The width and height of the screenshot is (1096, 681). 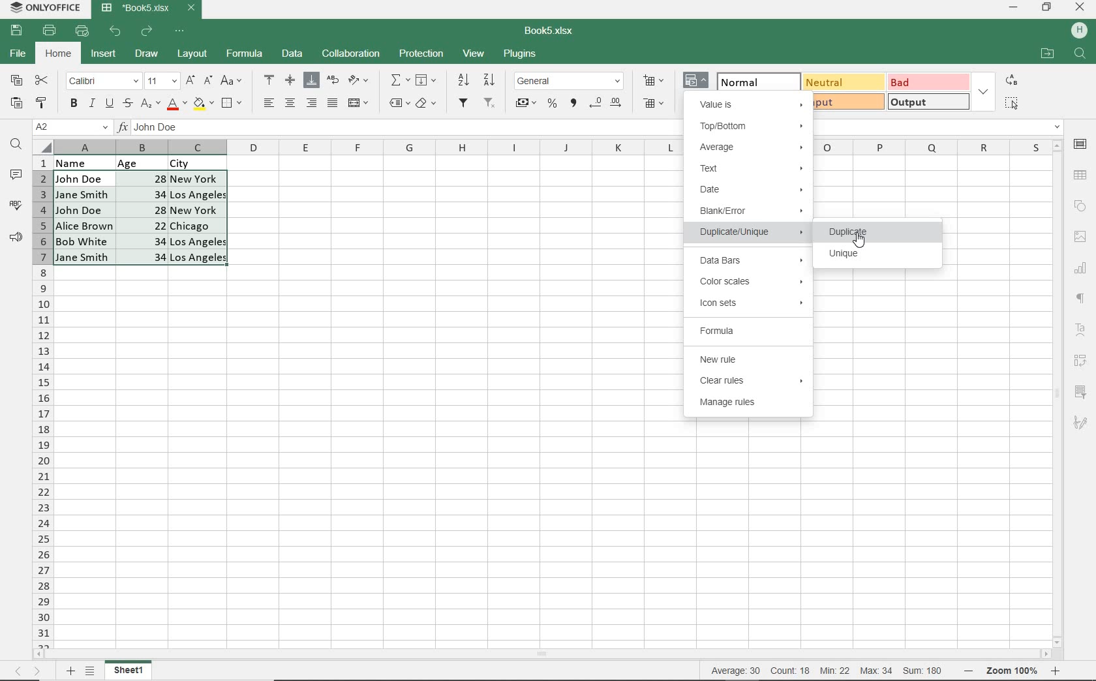 I want to click on DELETE CELLS, so click(x=655, y=104).